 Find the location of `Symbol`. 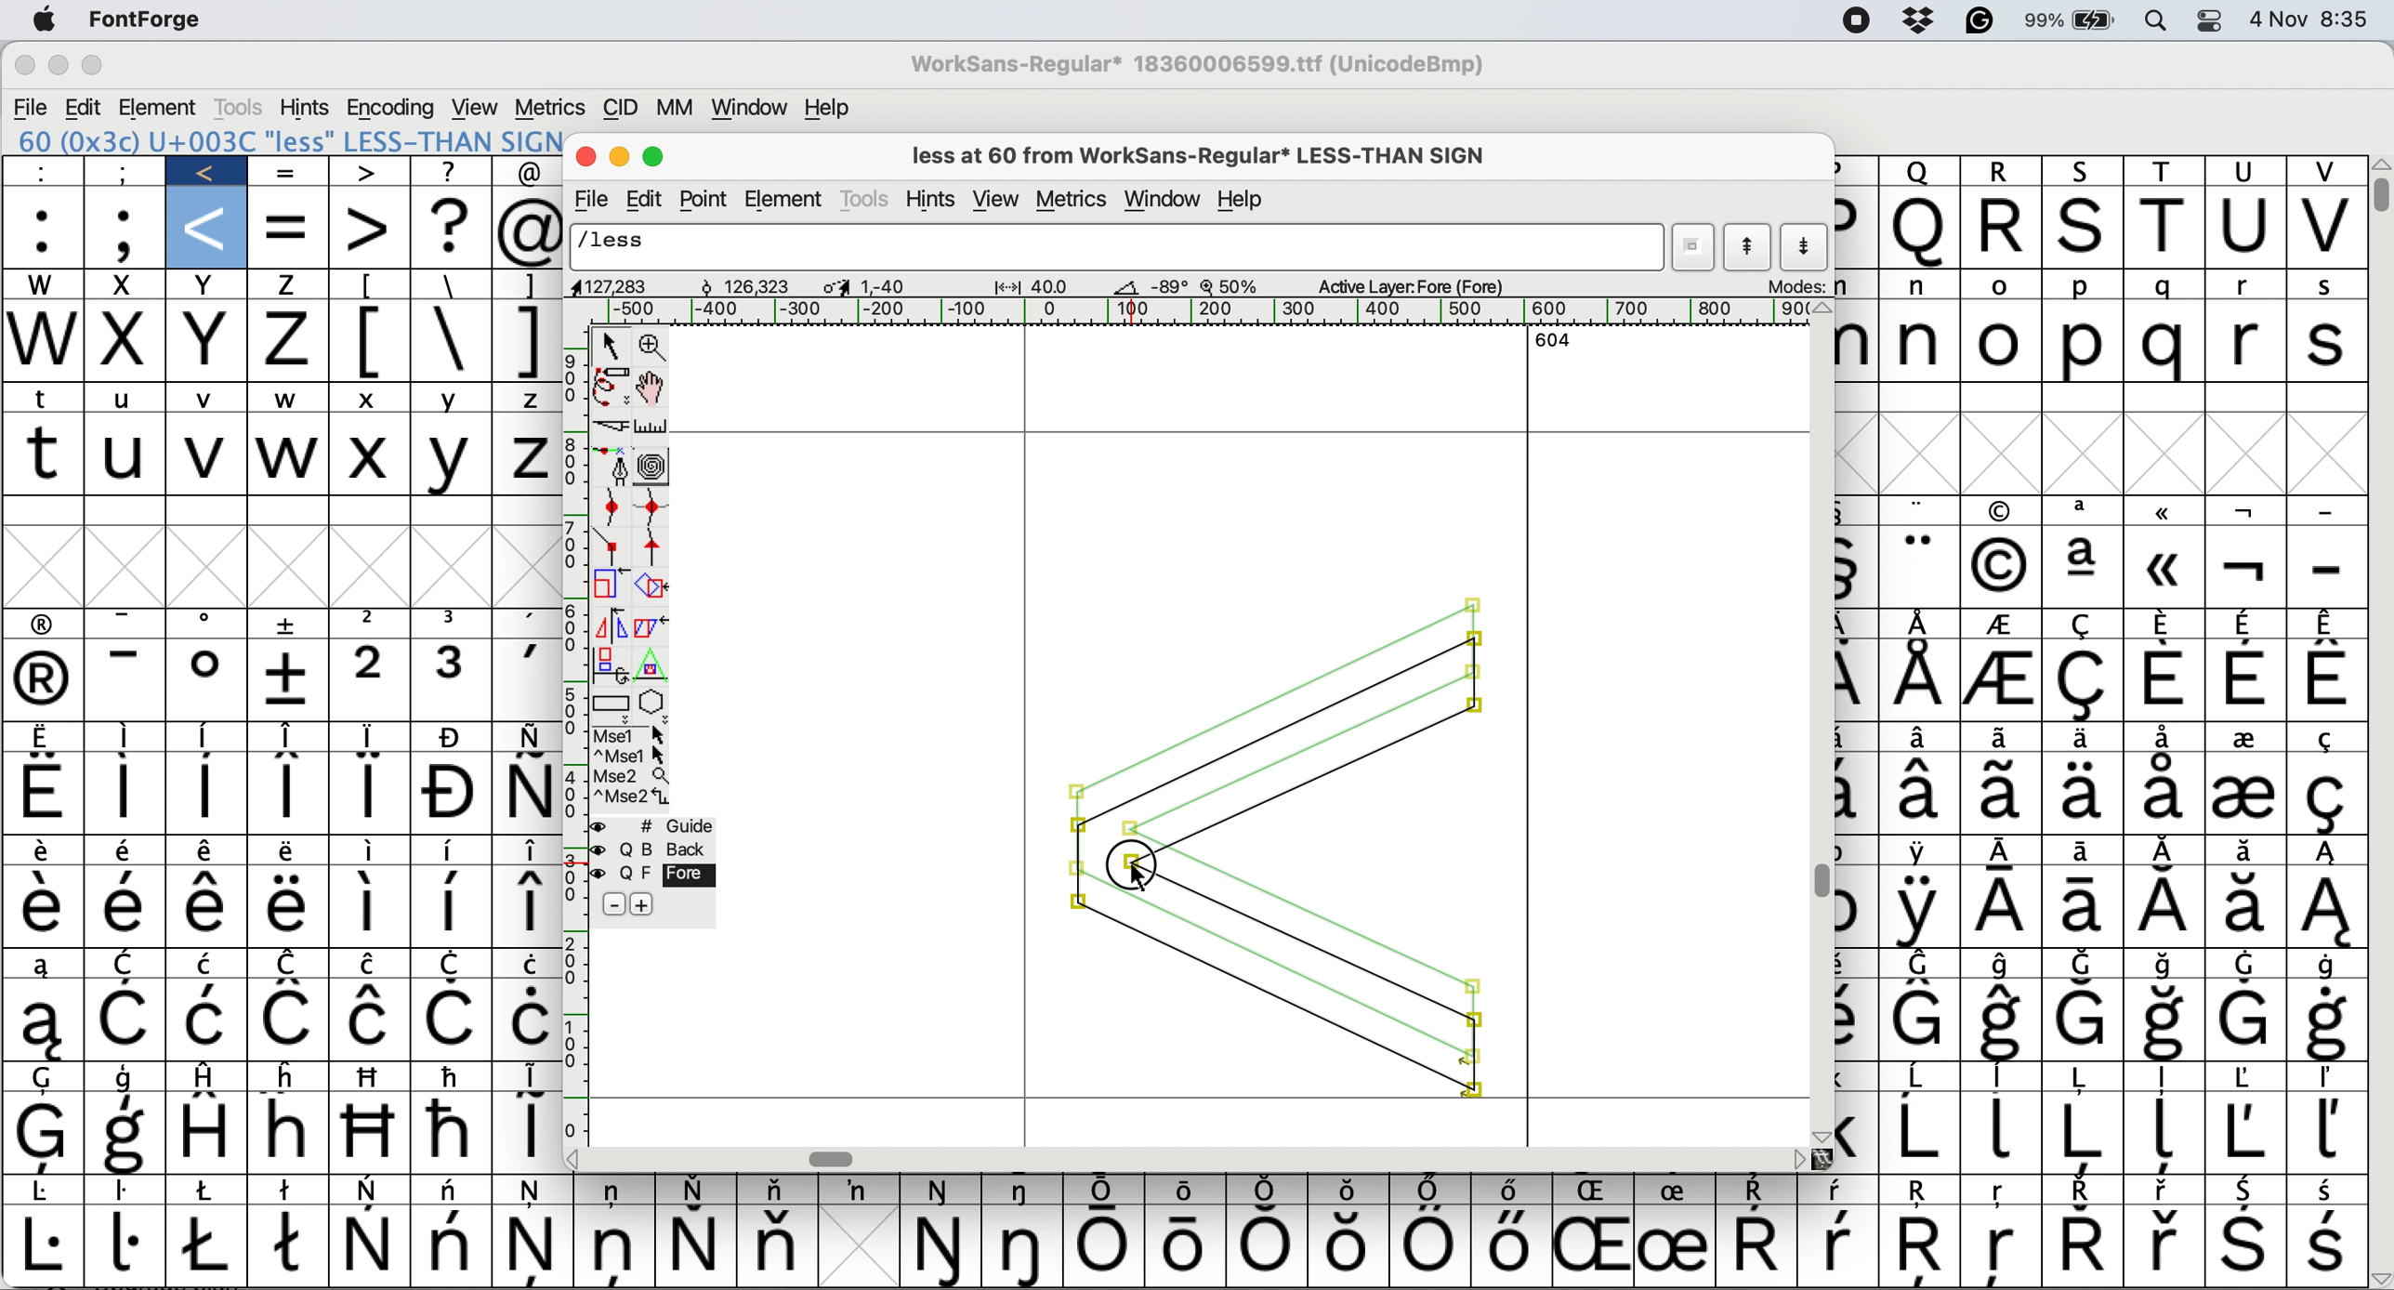

Symbol is located at coordinates (2163, 795).